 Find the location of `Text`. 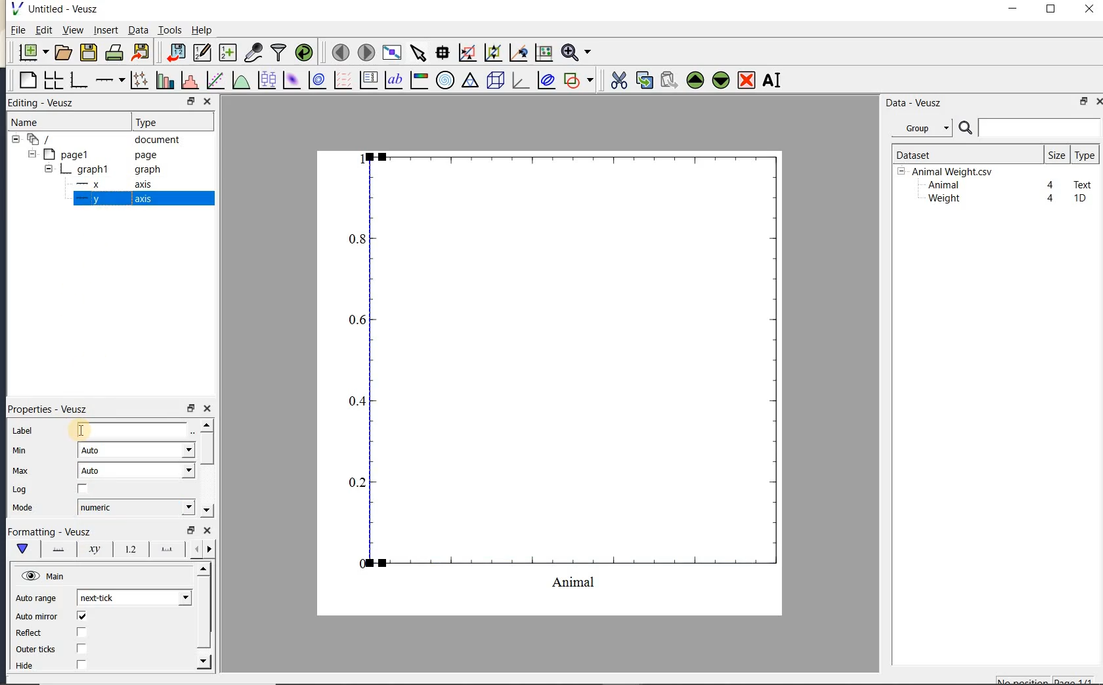

Text is located at coordinates (1083, 183).